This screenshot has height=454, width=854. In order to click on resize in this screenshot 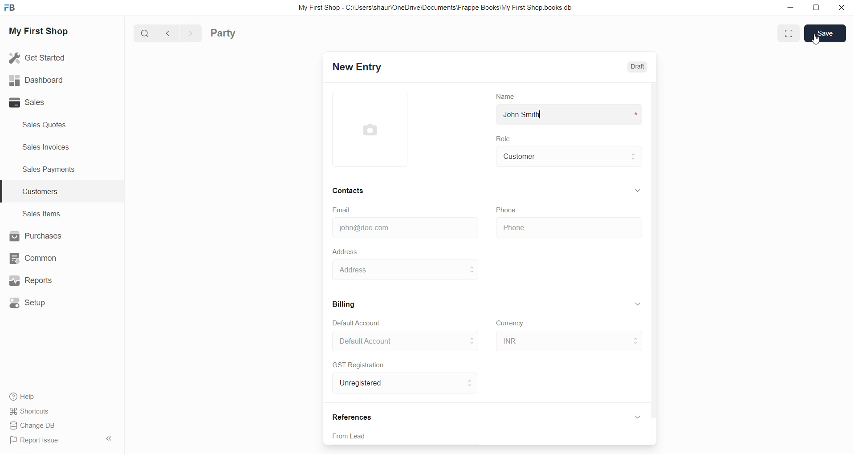, I will do `click(817, 9)`.